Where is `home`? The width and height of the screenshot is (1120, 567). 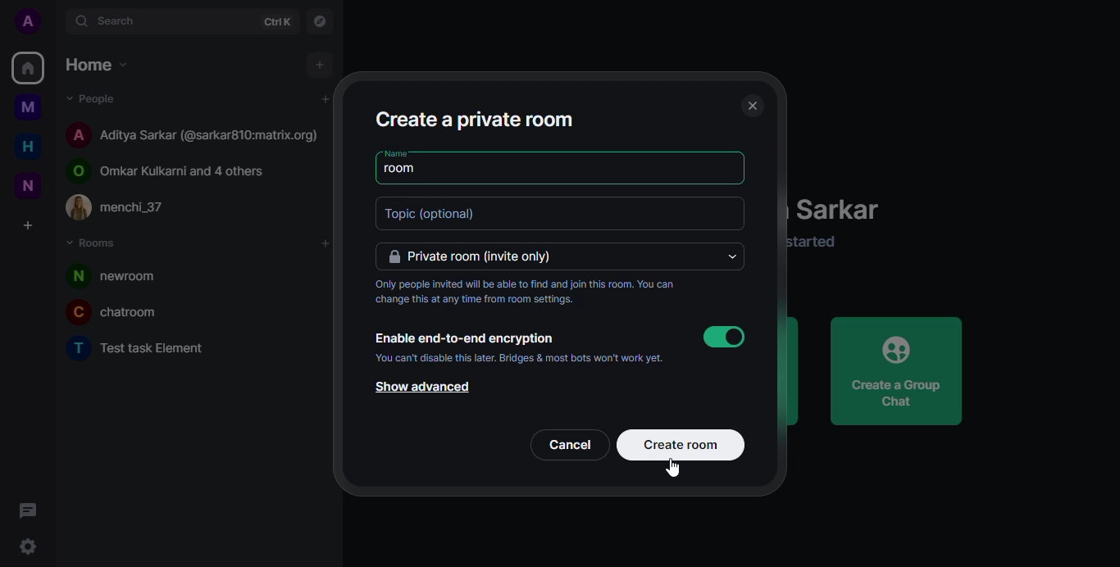 home is located at coordinates (28, 67).